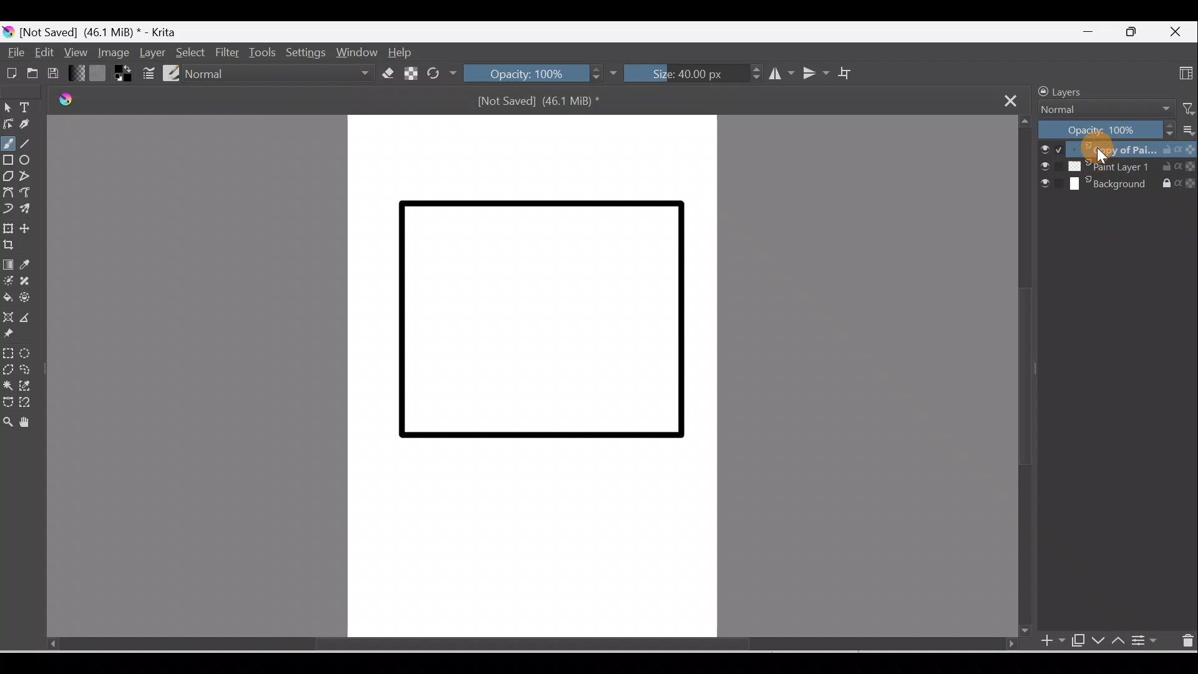 The height and width of the screenshot is (674, 1198). I want to click on Normal Blending mode, so click(283, 73).